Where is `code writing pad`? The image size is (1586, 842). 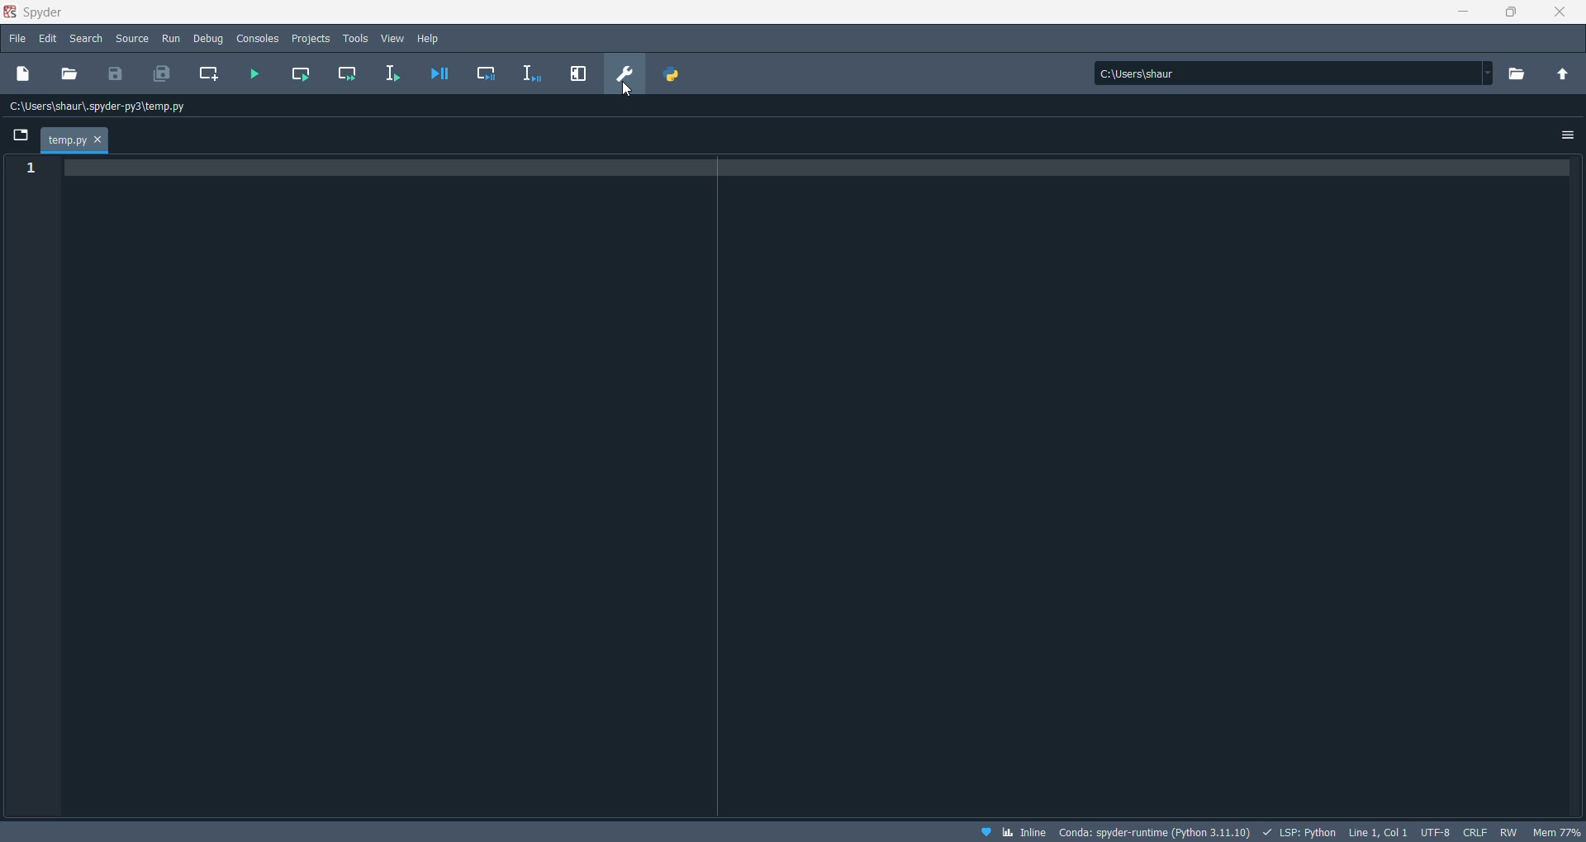 code writing pad is located at coordinates (824, 485).